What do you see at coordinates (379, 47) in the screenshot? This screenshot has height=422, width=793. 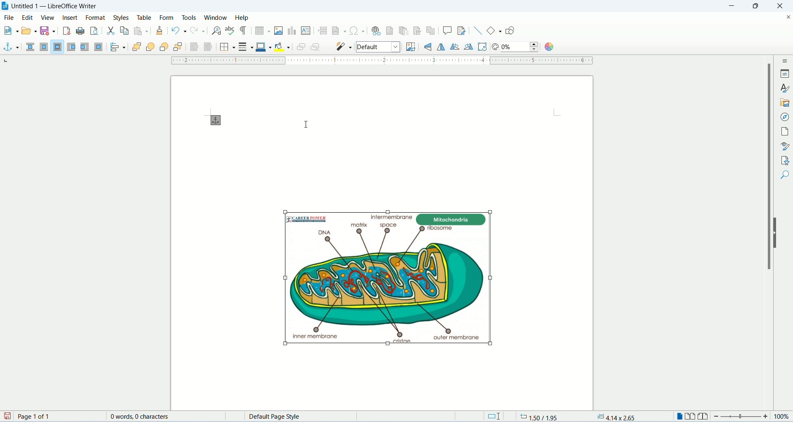 I see `image mode` at bounding box center [379, 47].